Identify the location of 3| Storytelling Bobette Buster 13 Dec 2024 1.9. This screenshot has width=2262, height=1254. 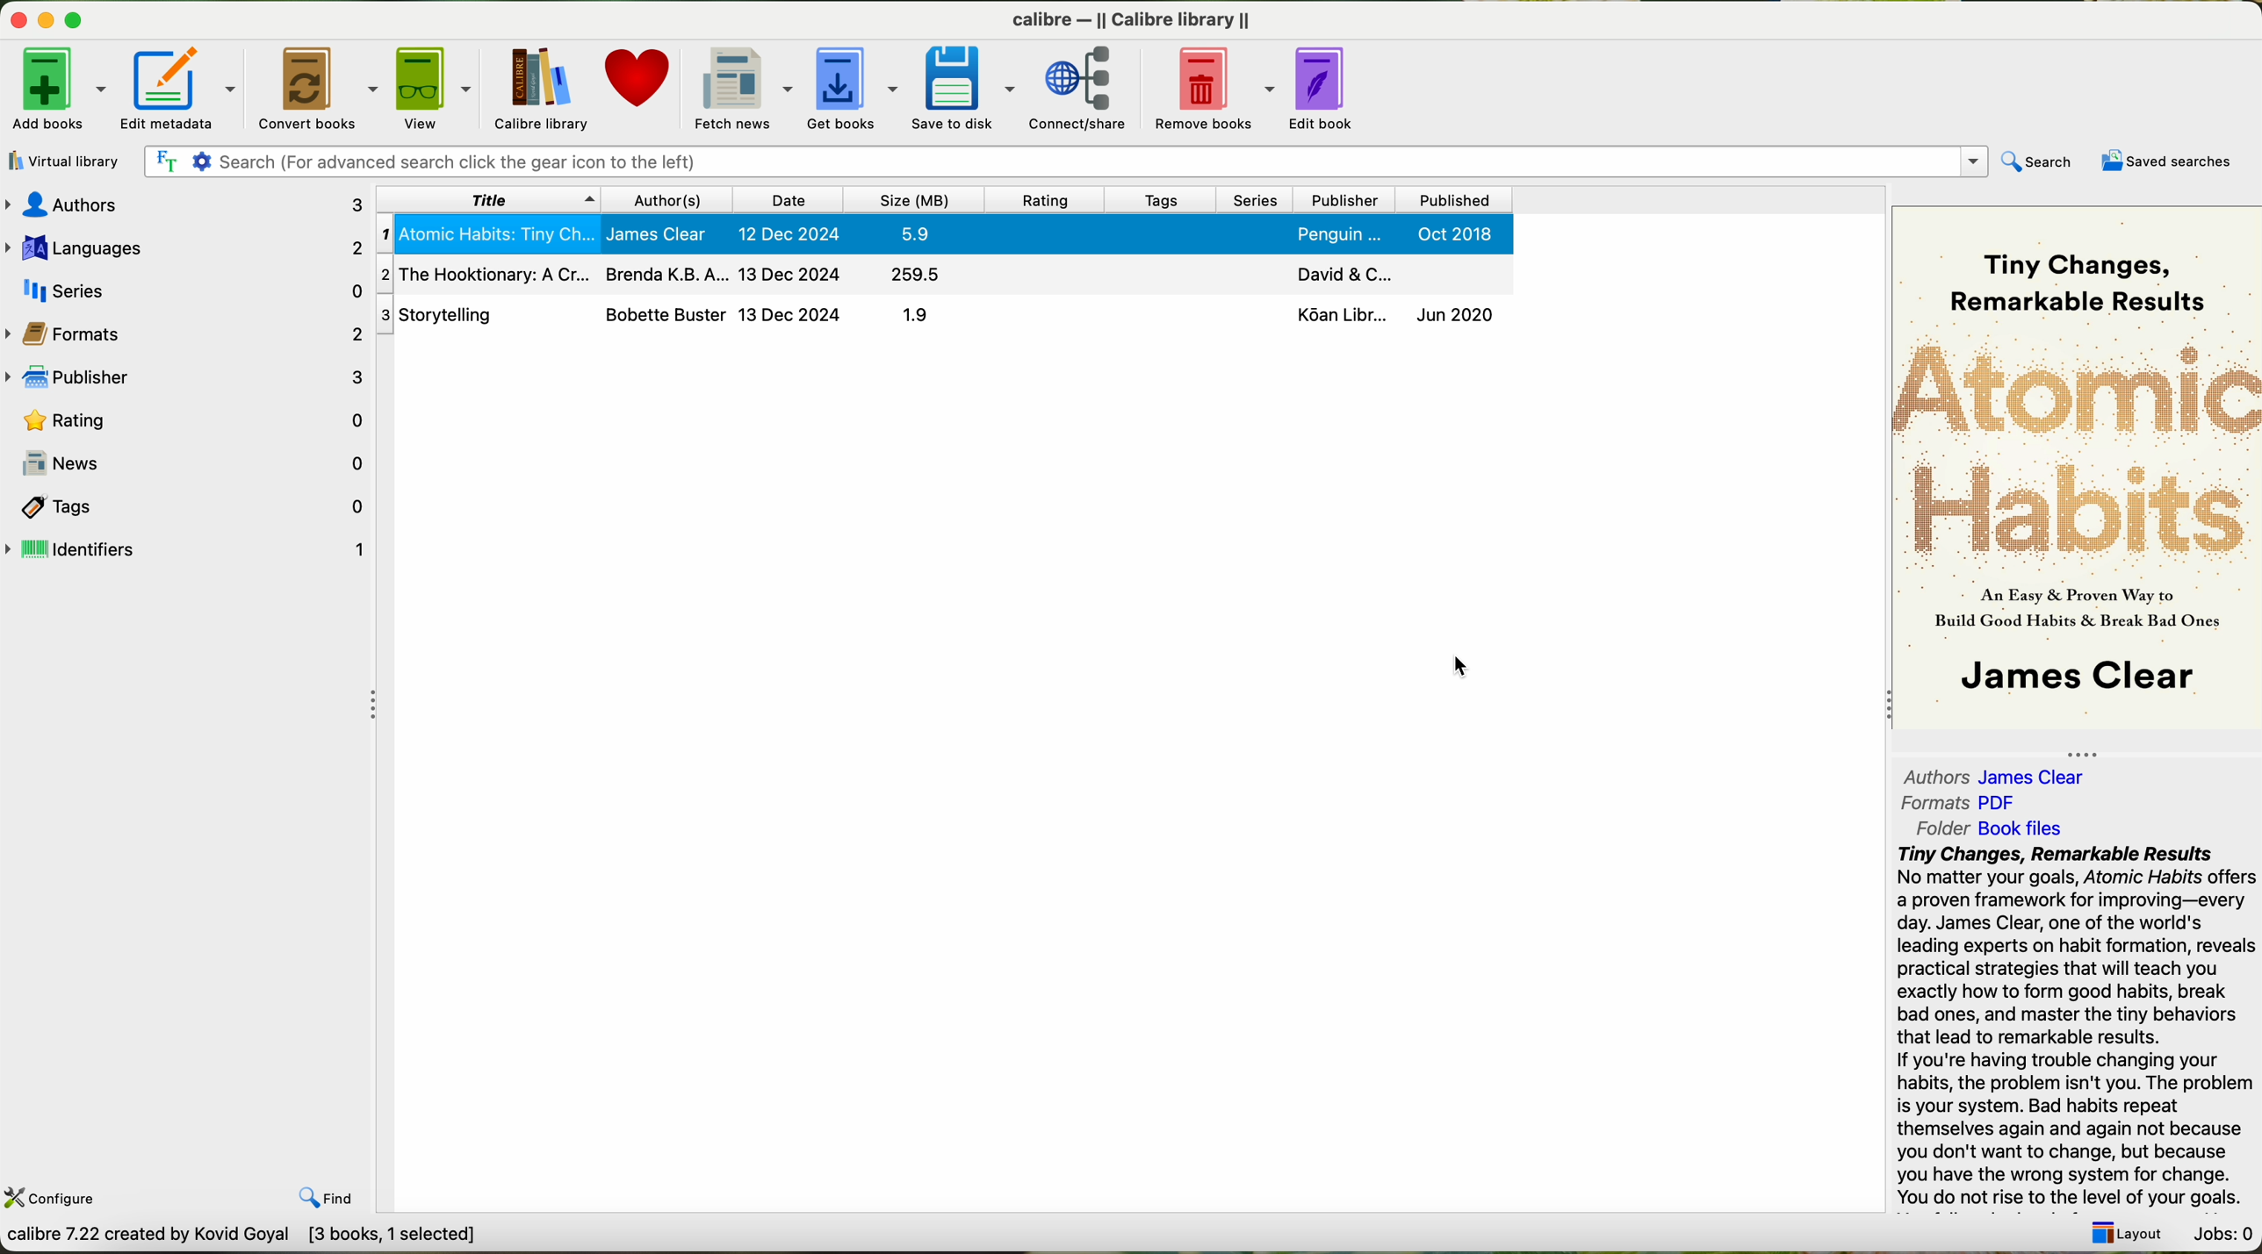
(683, 315).